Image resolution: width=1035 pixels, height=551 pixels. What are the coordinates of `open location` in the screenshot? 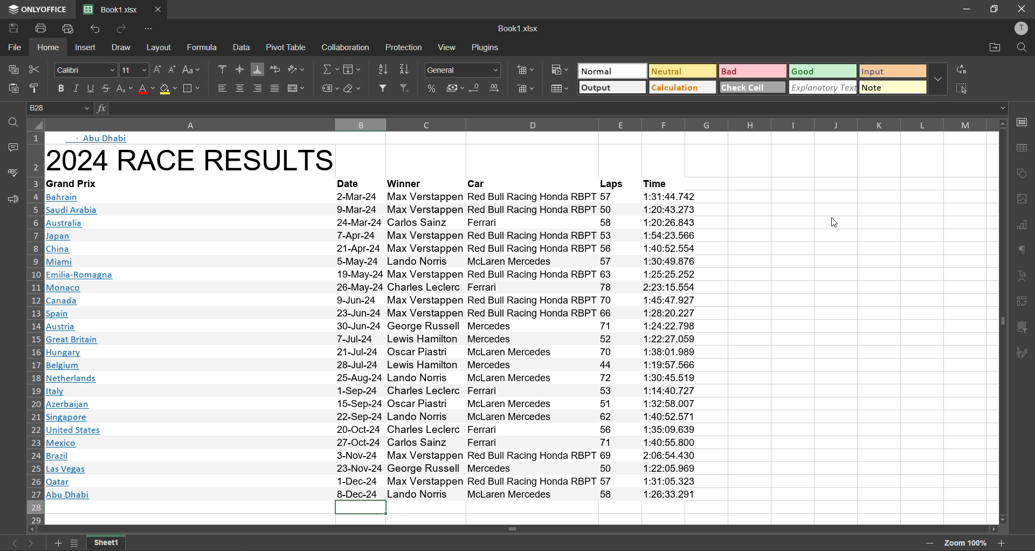 It's located at (993, 49).